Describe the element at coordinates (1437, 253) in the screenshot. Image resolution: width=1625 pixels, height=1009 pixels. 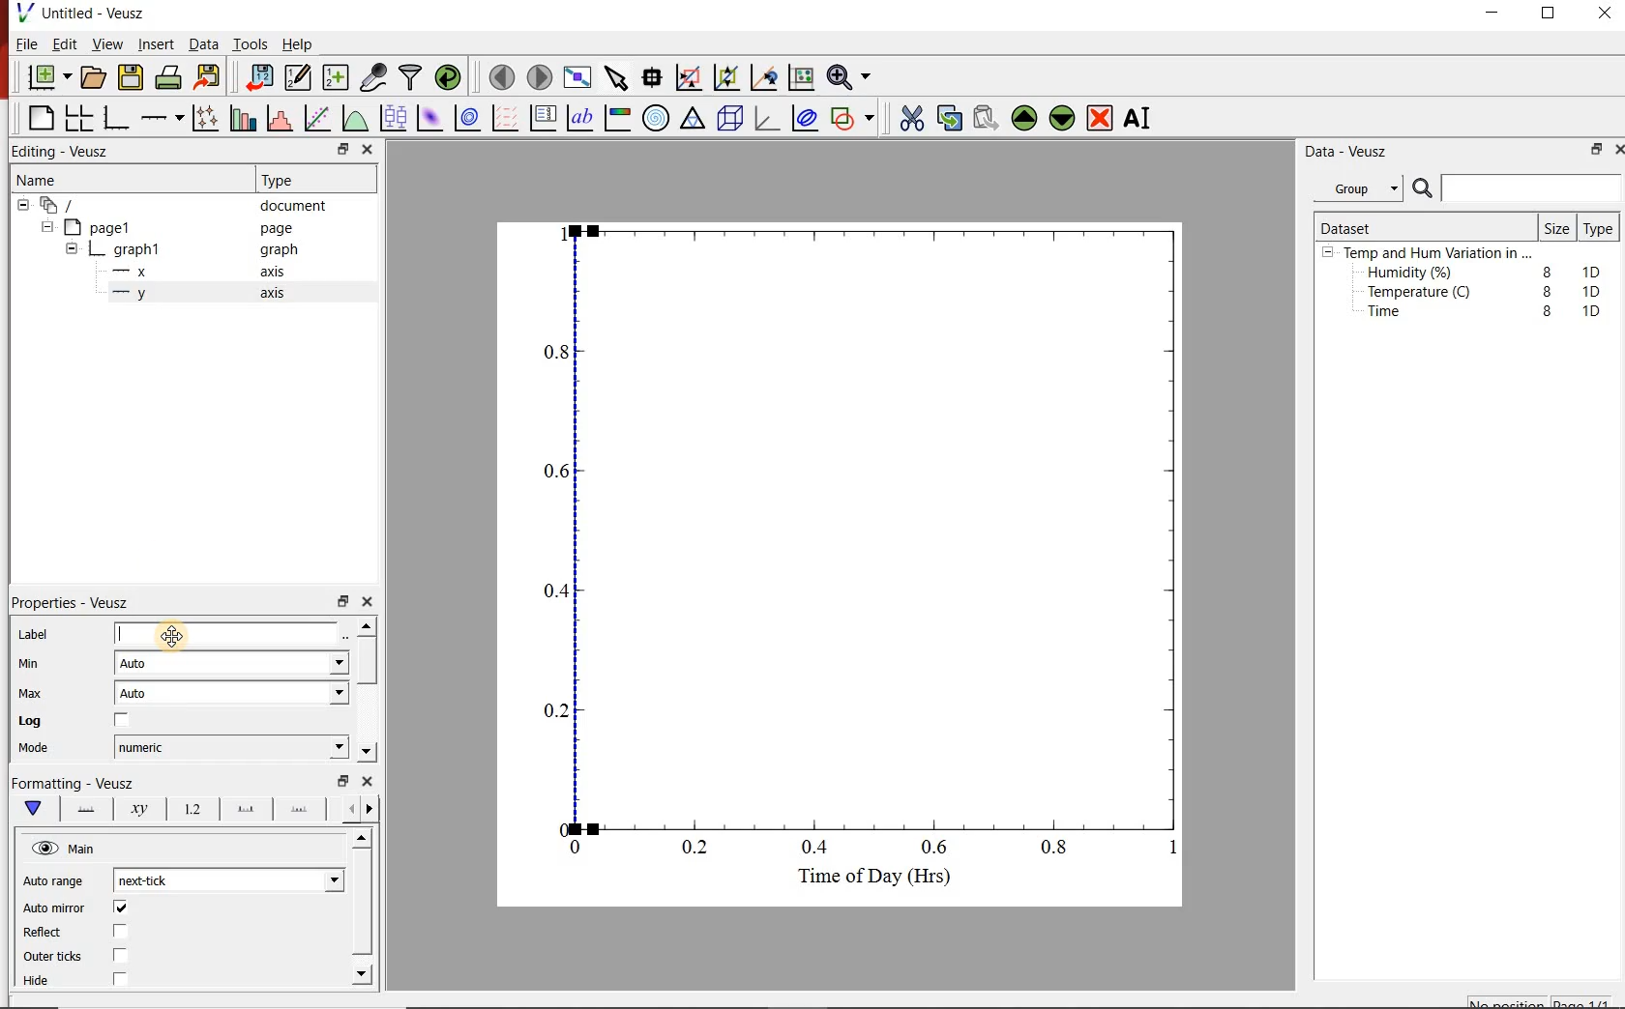
I see `Temp and Hum Variation in ...` at that location.